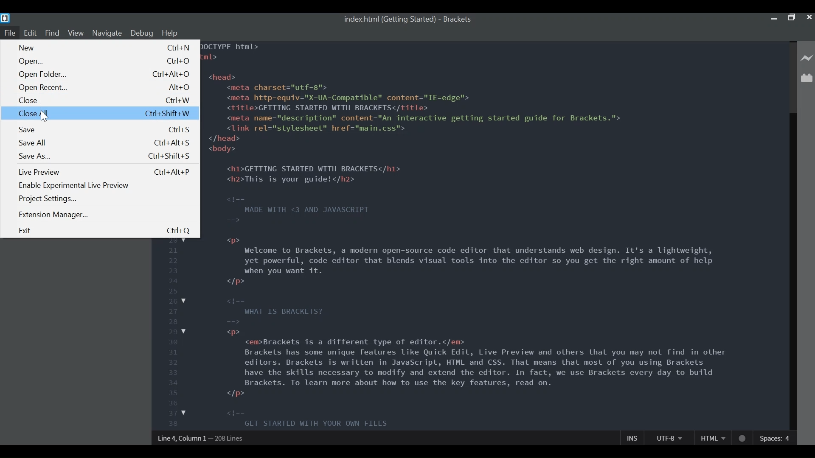 This screenshot has width=815, height=458. I want to click on Vertical Scroll bar, so click(793, 271).